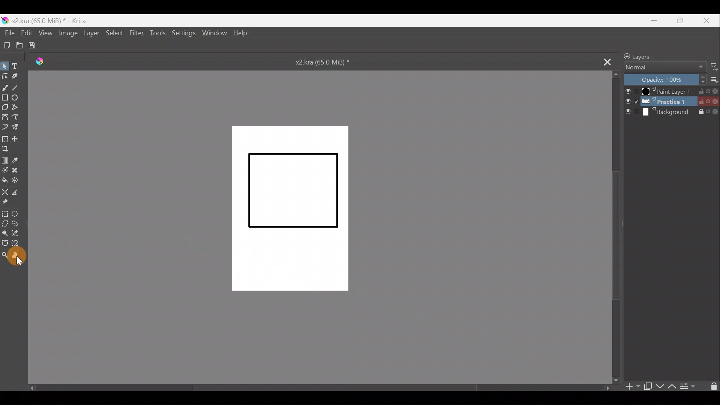 The height and width of the screenshot is (405, 720). I want to click on View, so click(45, 33).